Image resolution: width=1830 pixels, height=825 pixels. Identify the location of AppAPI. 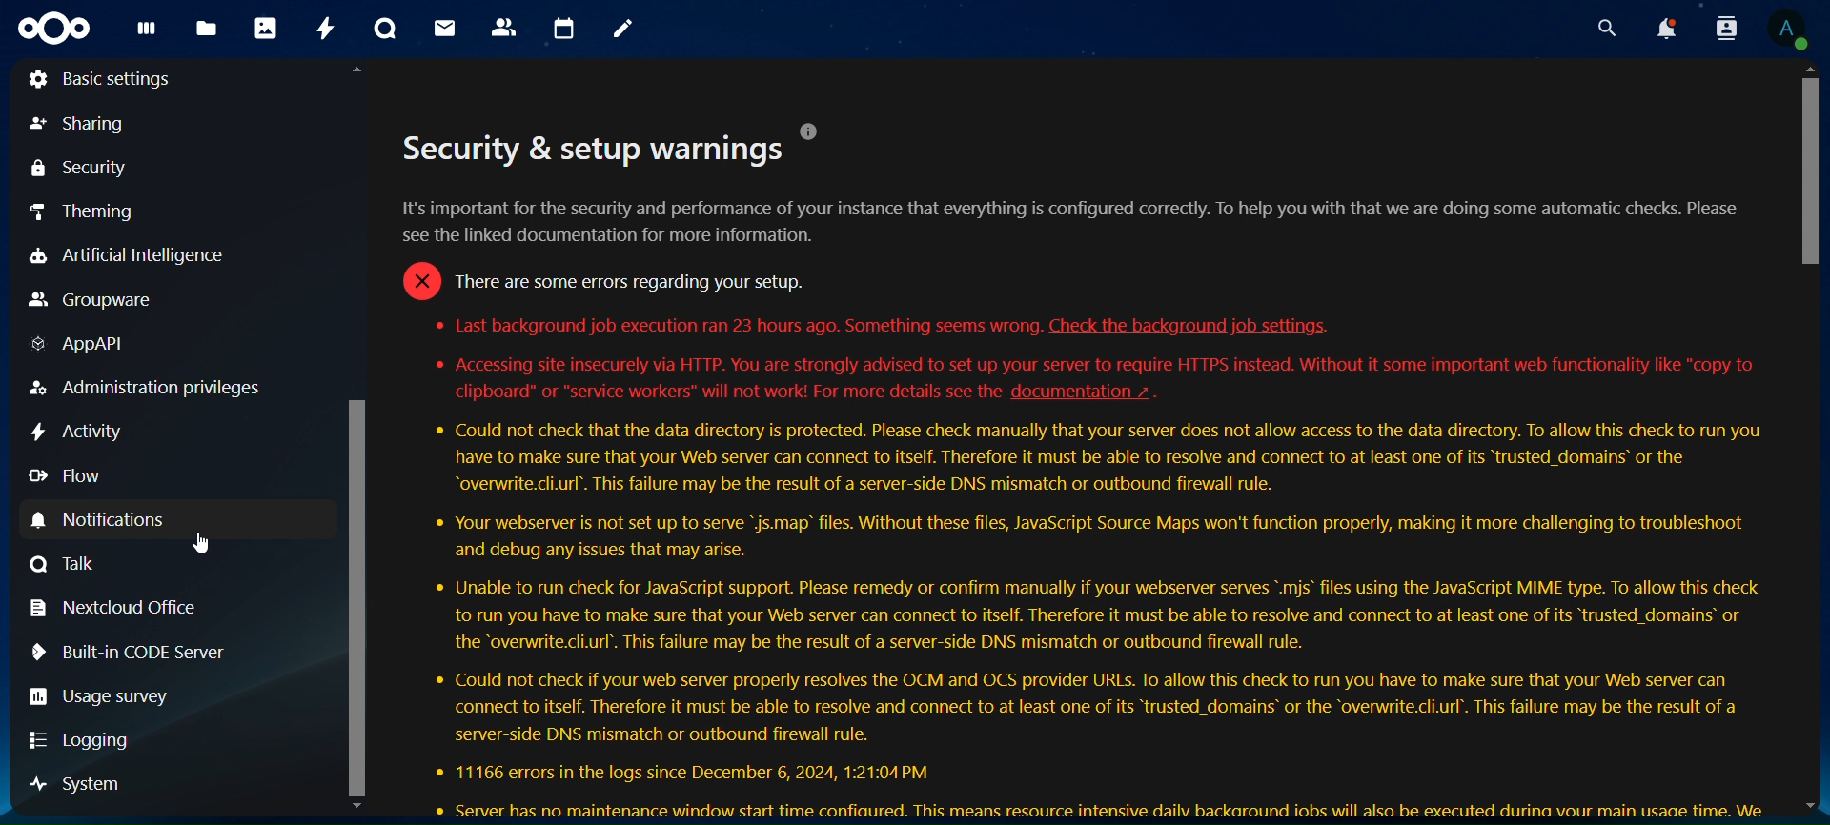
(86, 346).